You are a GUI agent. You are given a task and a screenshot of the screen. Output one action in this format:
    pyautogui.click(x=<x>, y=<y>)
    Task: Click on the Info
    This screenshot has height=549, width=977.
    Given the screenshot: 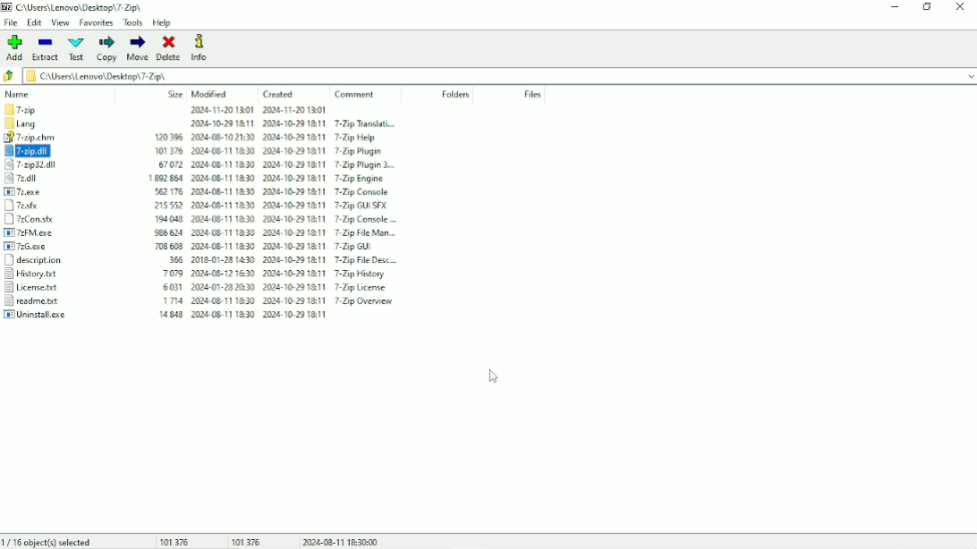 What is the action you would take?
    pyautogui.click(x=201, y=48)
    